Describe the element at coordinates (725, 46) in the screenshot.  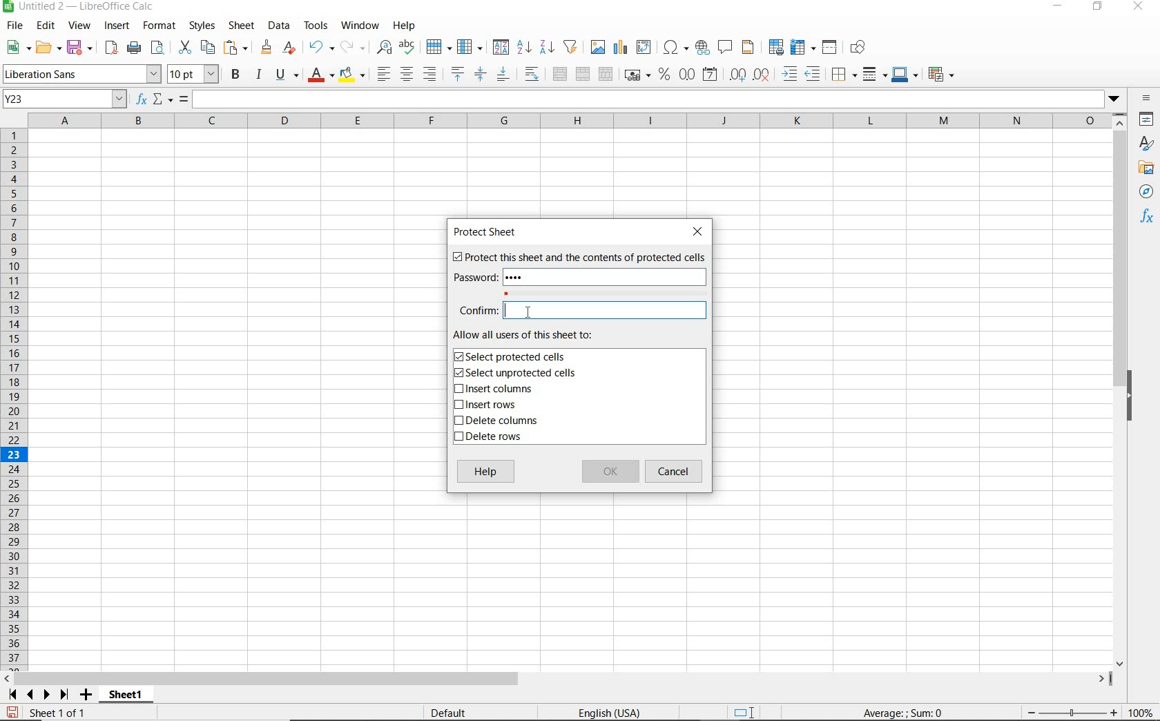
I see `INSERT COMMENT` at that location.